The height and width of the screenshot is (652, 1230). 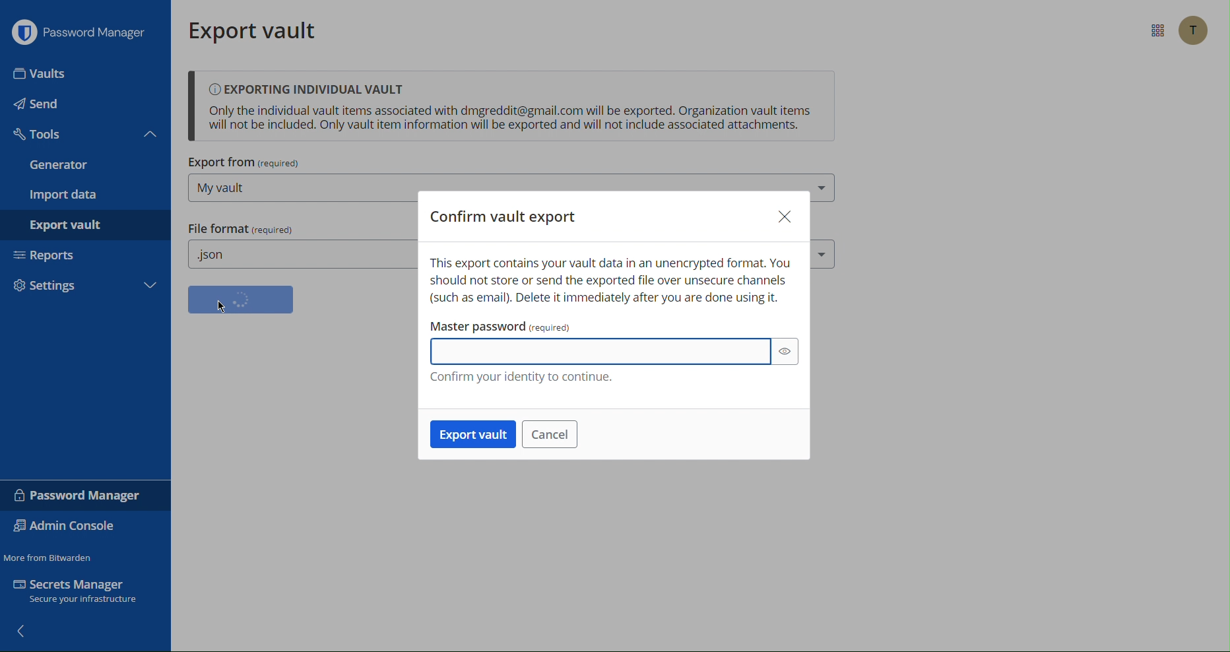 What do you see at coordinates (40, 135) in the screenshot?
I see `Tools` at bounding box center [40, 135].